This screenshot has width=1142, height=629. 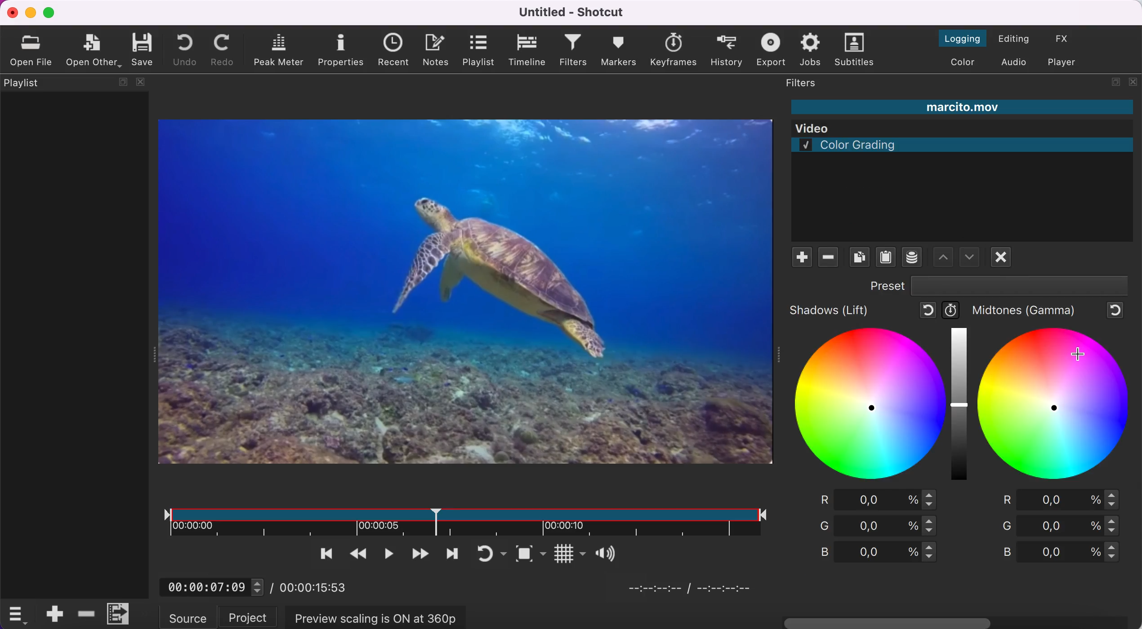 I want to click on project, so click(x=246, y=617).